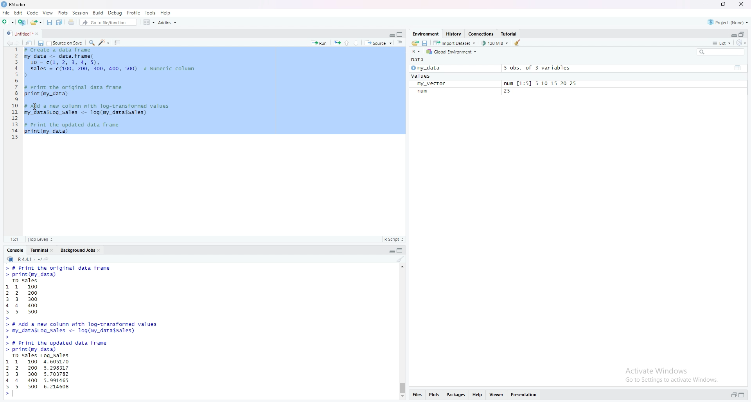 This screenshot has width=751, height=402. I want to click on maximize, so click(401, 251).